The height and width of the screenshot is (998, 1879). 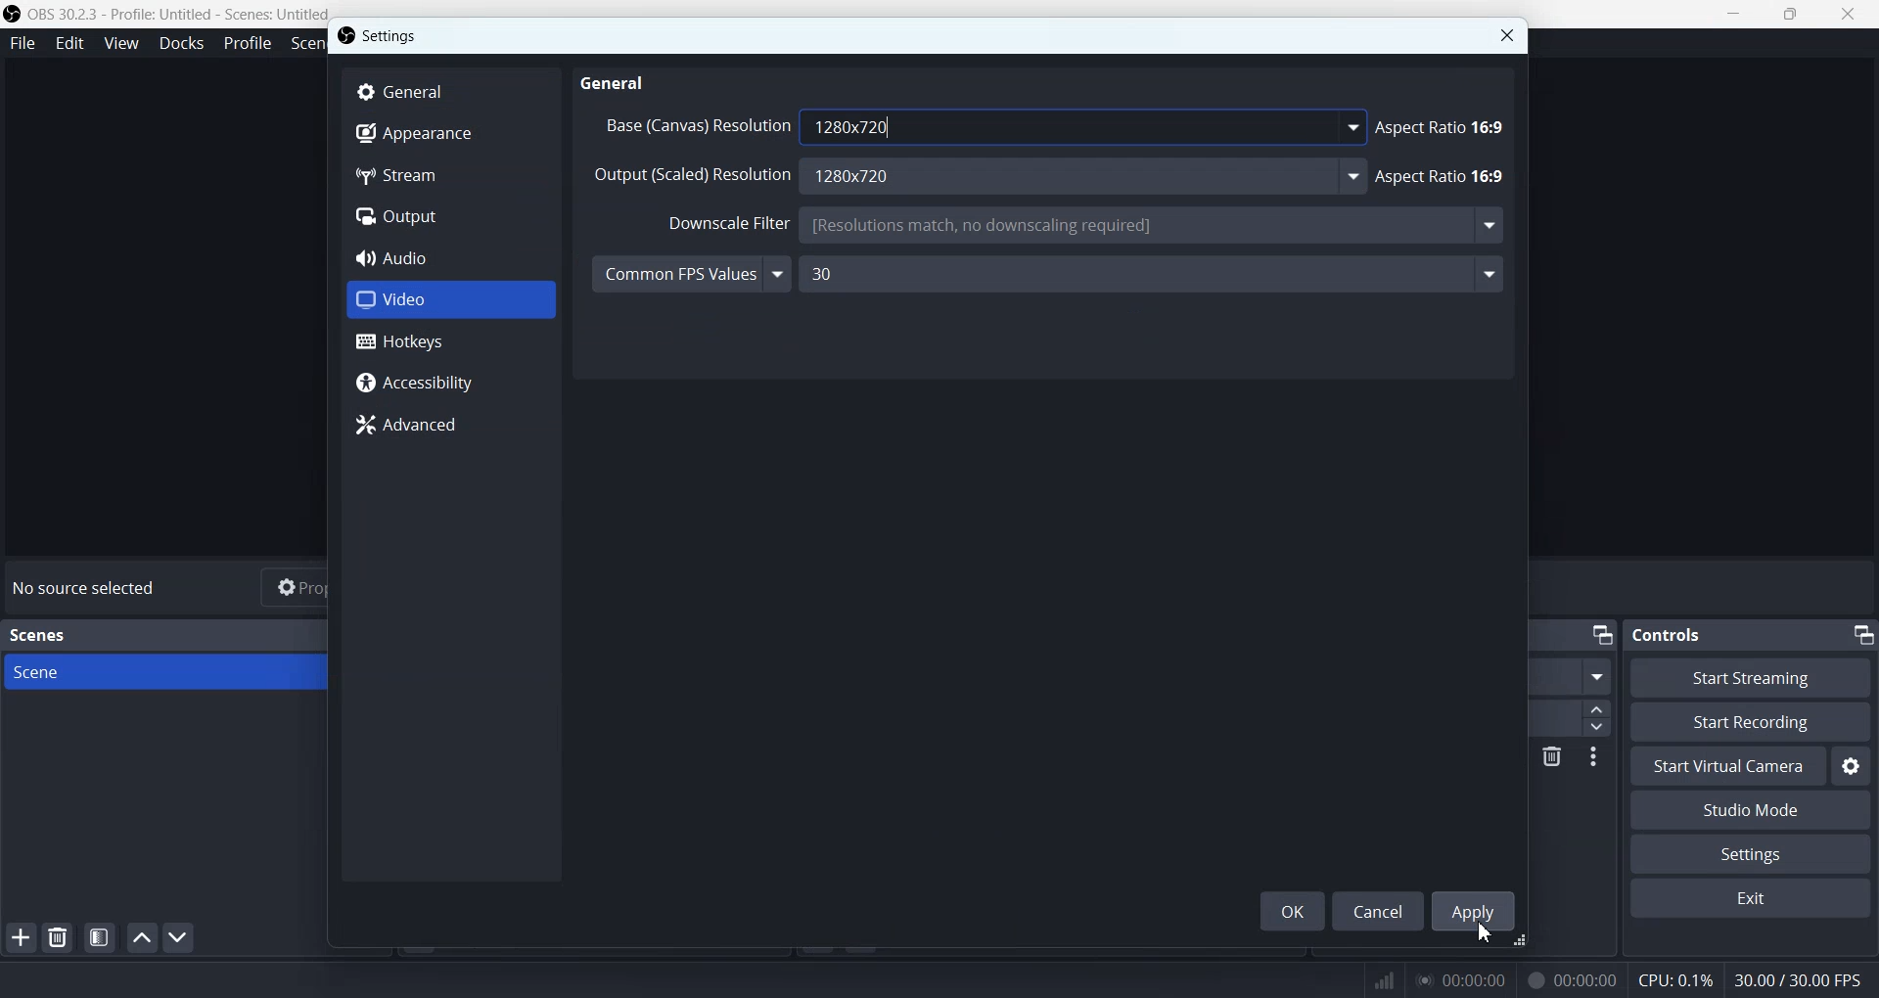 What do you see at coordinates (1507, 34) in the screenshot?
I see `Close` at bounding box center [1507, 34].